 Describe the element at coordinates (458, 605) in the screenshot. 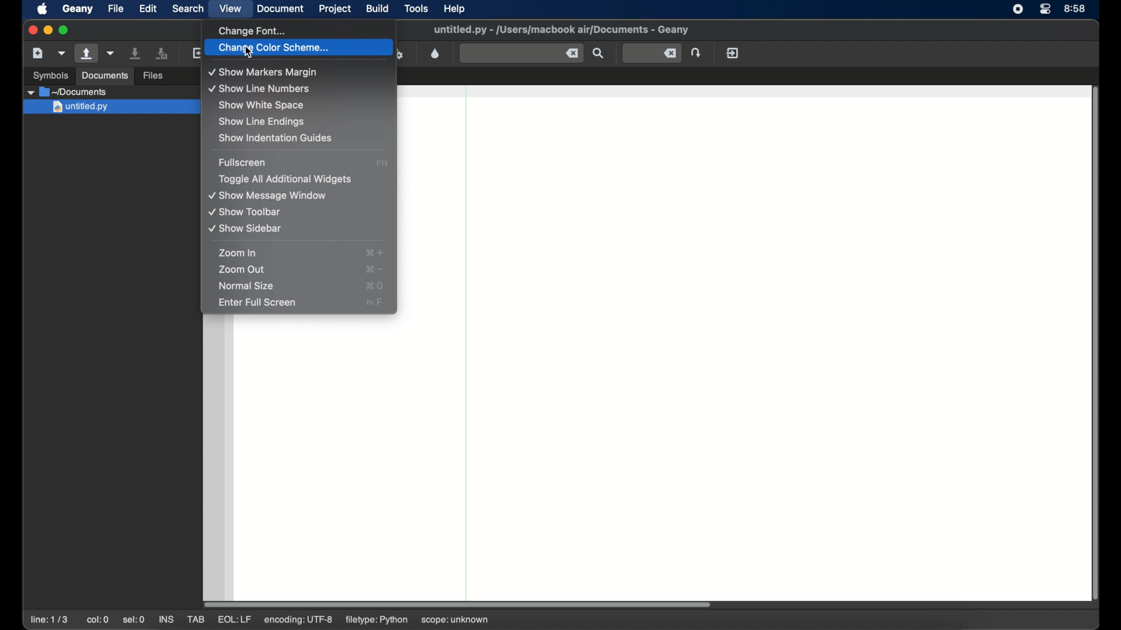

I see `scroll box` at that location.